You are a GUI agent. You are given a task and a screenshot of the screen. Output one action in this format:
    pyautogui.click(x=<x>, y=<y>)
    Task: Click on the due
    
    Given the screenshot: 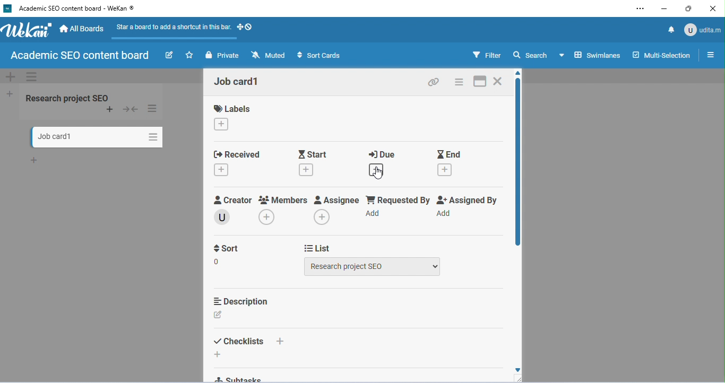 What is the action you would take?
    pyautogui.click(x=382, y=153)
    